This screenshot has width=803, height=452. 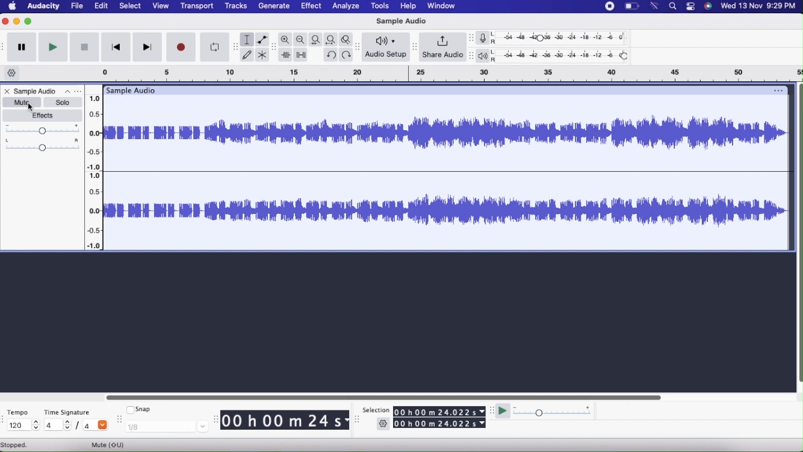 What do you see at coordinates (383, 425) in the screenshot?
I see `Settings` at bounding box center [383, 425].